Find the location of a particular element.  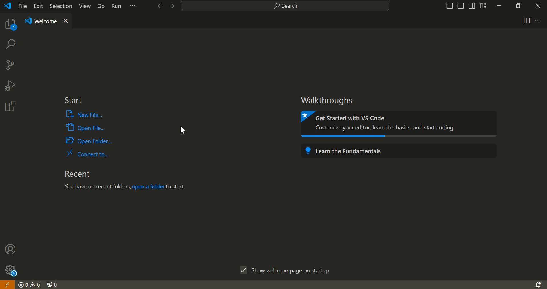

get started with VS Code is located at coordinates (400, 124).